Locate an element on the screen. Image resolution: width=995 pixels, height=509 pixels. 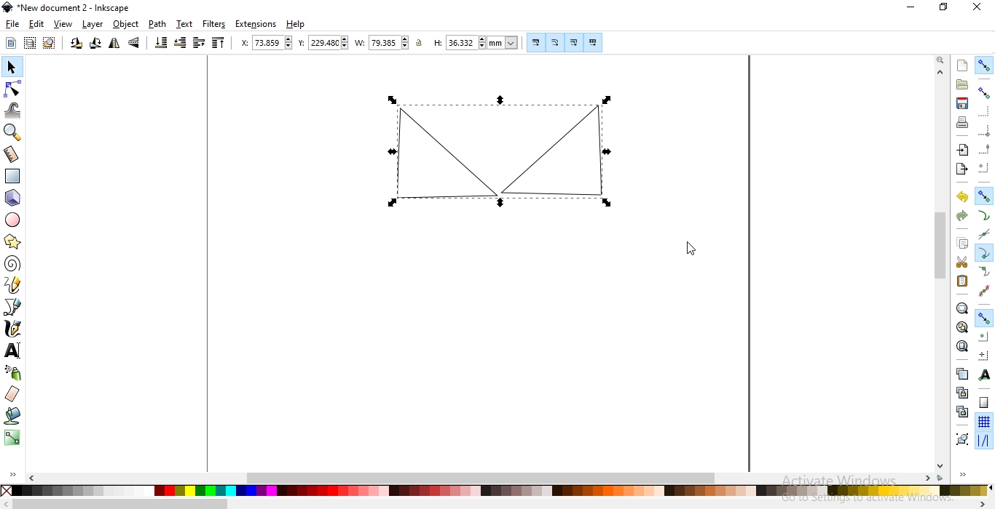
horizontal coordinate of selection is located at coordinates (261, 42).